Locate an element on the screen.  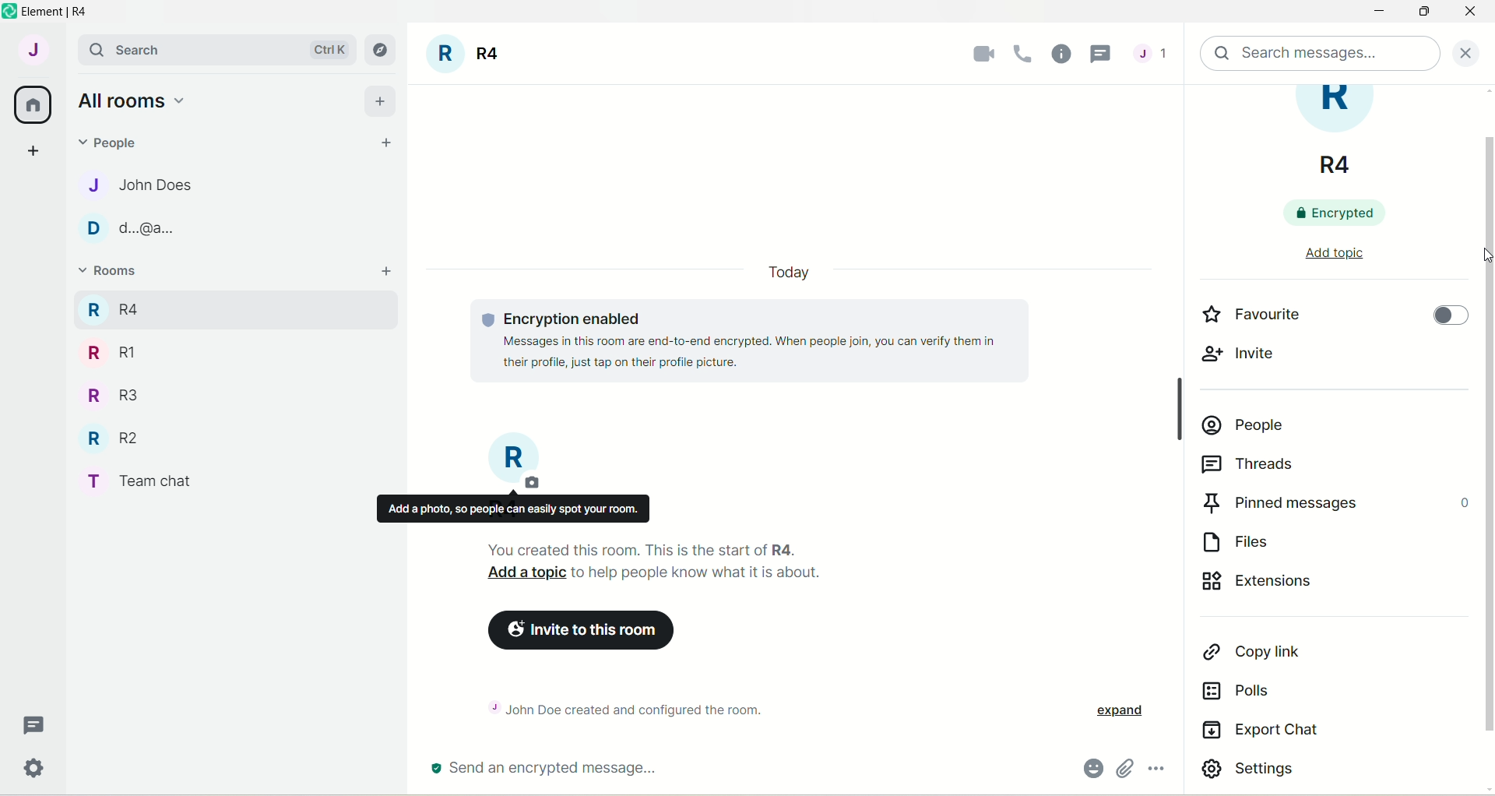
room title is located at coordinates (515, 462).